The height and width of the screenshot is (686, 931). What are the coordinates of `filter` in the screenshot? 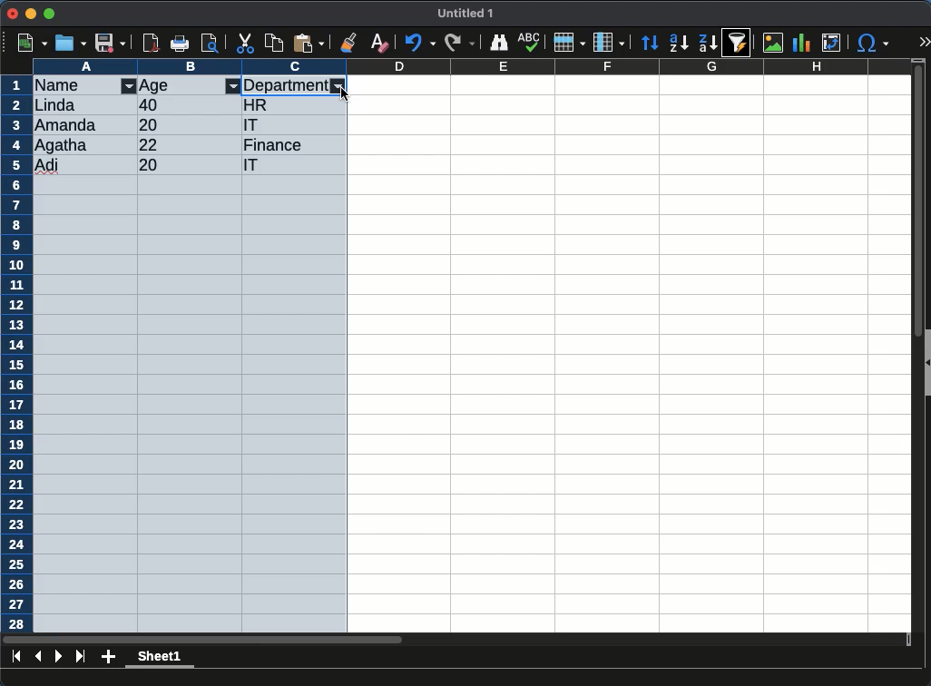 It's located at (233, 86).